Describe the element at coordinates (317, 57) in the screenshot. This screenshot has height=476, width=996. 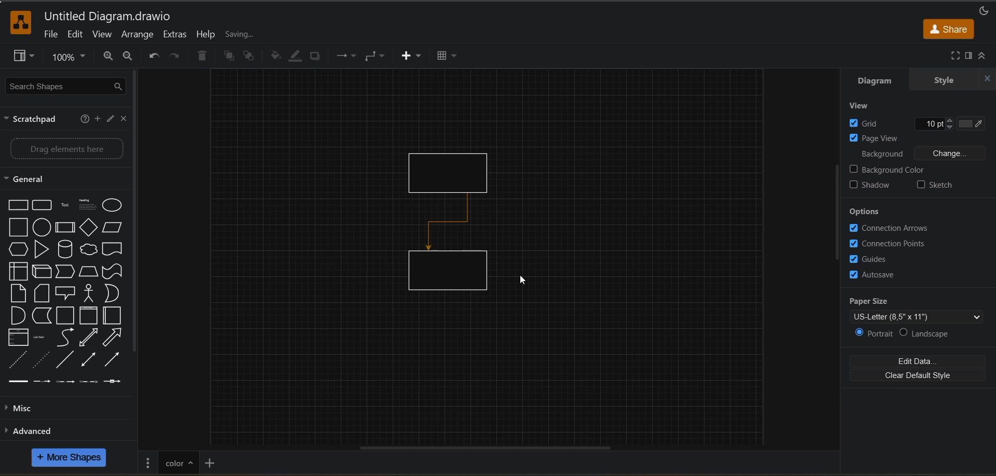
I see `shadow` at that location.